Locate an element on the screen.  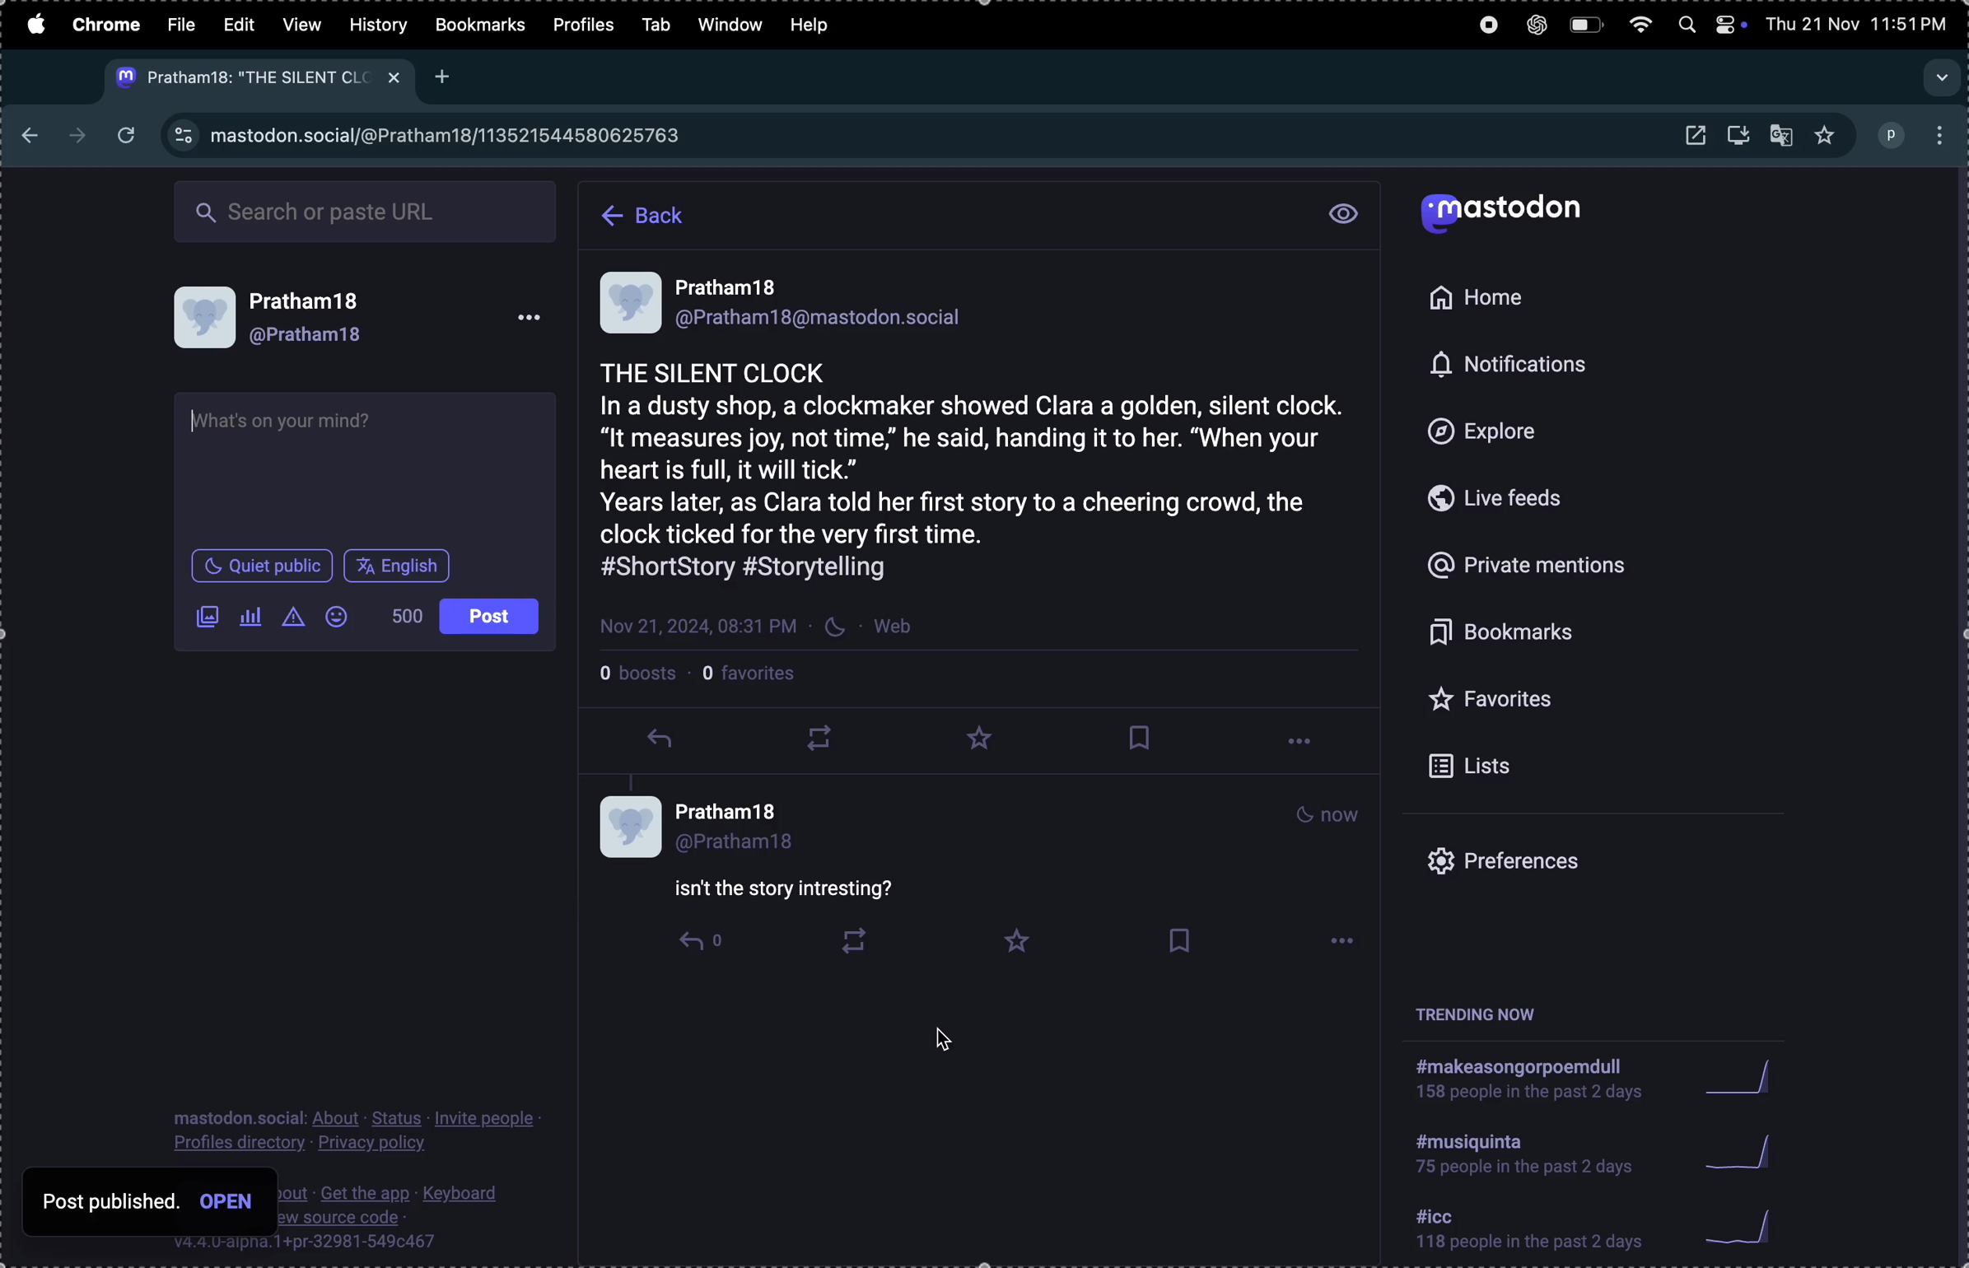
chatgpt is located at coordinates (1535, 25).